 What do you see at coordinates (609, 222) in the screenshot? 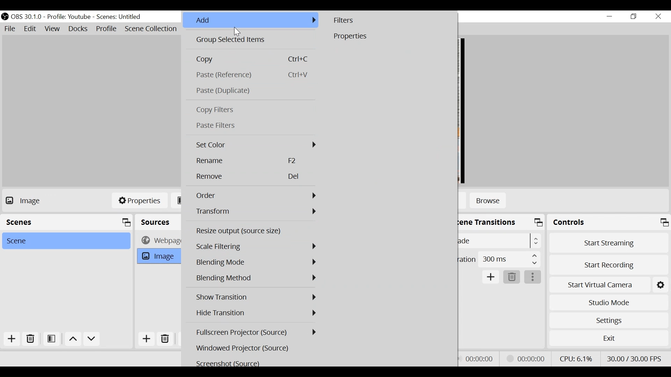
I see `Control Panel` at bounding box center [609, 222].